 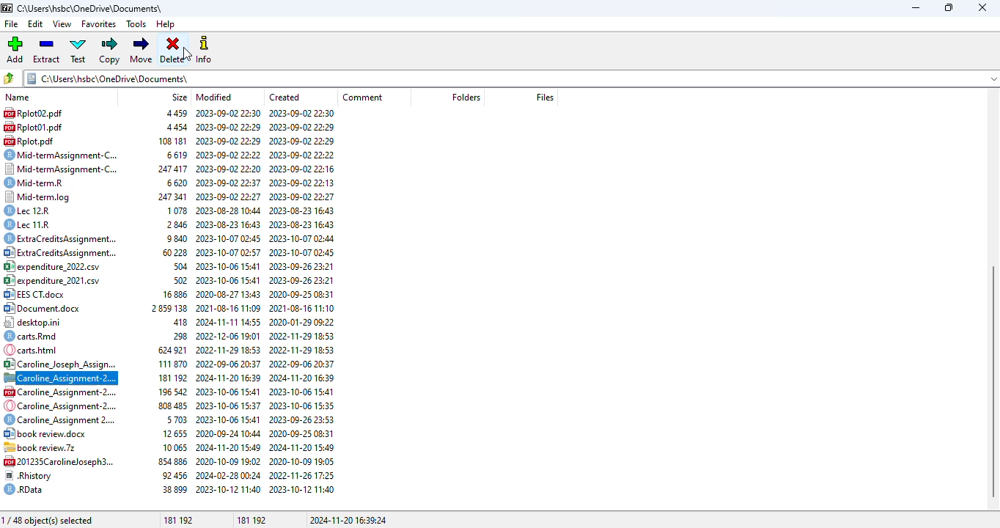 I want to click on  Rplot.pdf, so click(x=32, y=140).